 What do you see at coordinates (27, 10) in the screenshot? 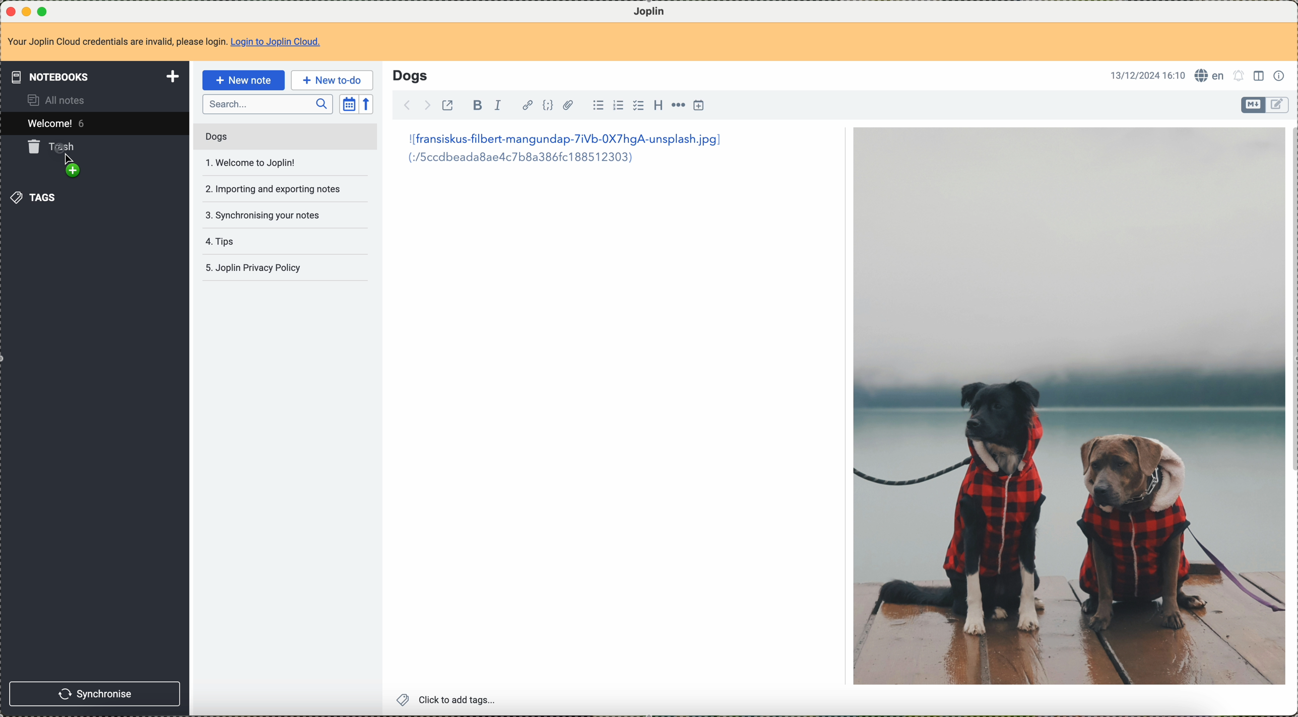
I see `minimize program` at bounding box center [27, 10].